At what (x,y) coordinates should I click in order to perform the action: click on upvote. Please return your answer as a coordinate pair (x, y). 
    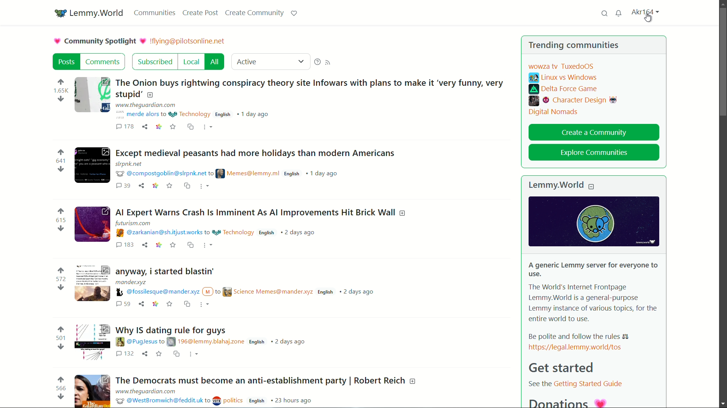
    Looking at the image, I should click on (62, 151).